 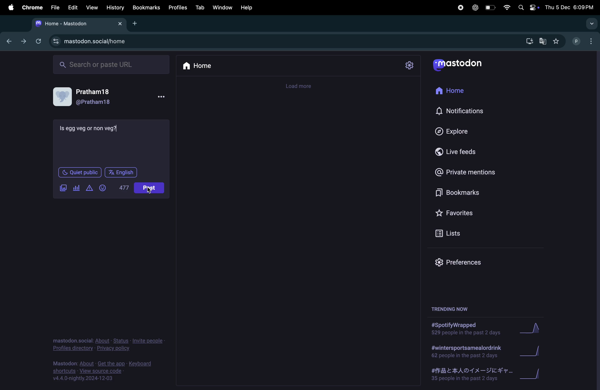 I want to click on Notifications, so click(x=461, y=110).